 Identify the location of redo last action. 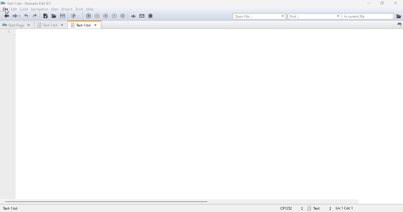
(35, 16).